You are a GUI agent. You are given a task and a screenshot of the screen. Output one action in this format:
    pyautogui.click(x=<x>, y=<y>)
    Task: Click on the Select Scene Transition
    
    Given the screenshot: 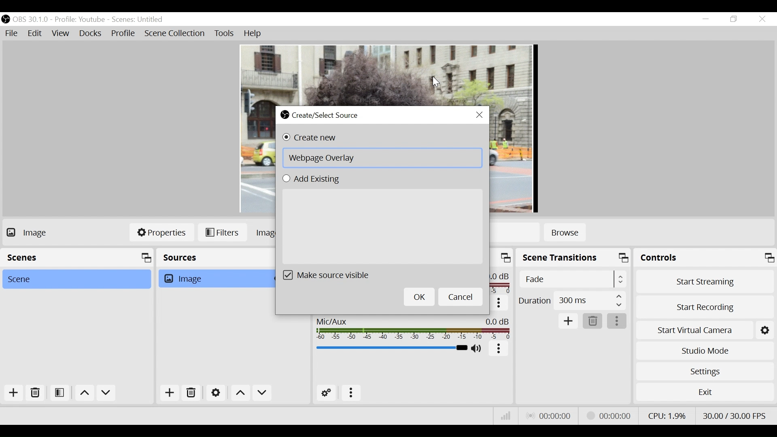 What is the action you would take?
    pyautogui.click(x=572, y=278)
    